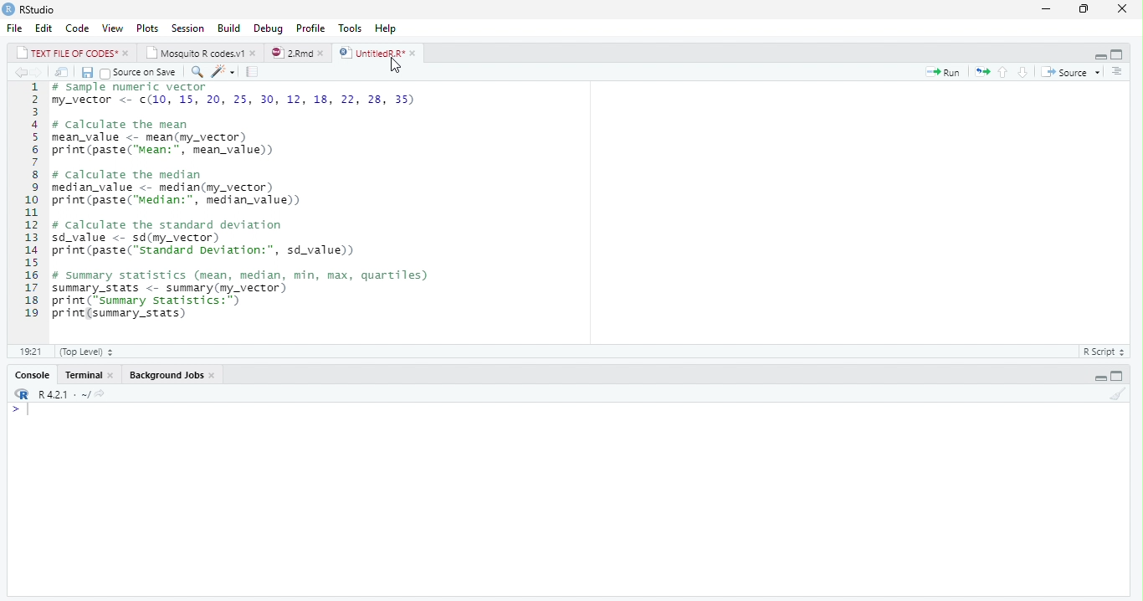 Image resolution: width=1143 pixels, height=601 pixels. I want to click on (top level), so click(86, 352).